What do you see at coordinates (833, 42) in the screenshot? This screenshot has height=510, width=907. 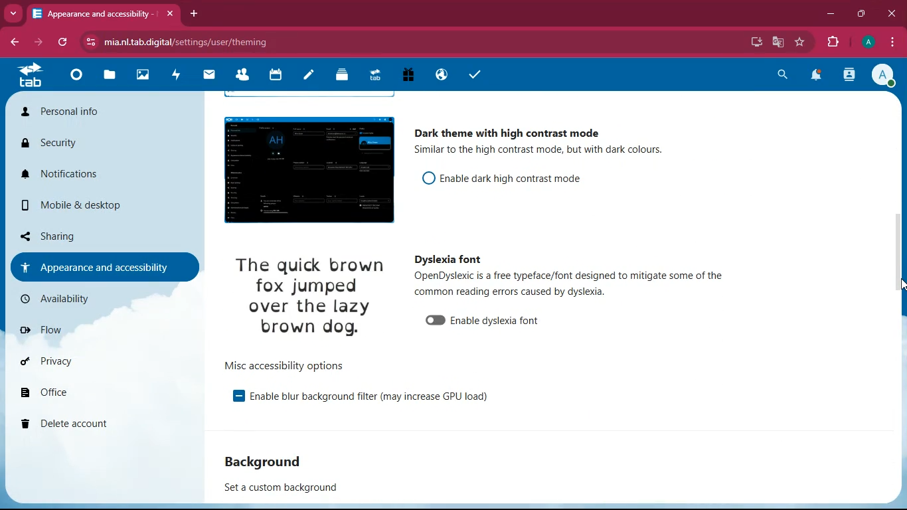 I see `extensions` at bounding box center [833, 42].